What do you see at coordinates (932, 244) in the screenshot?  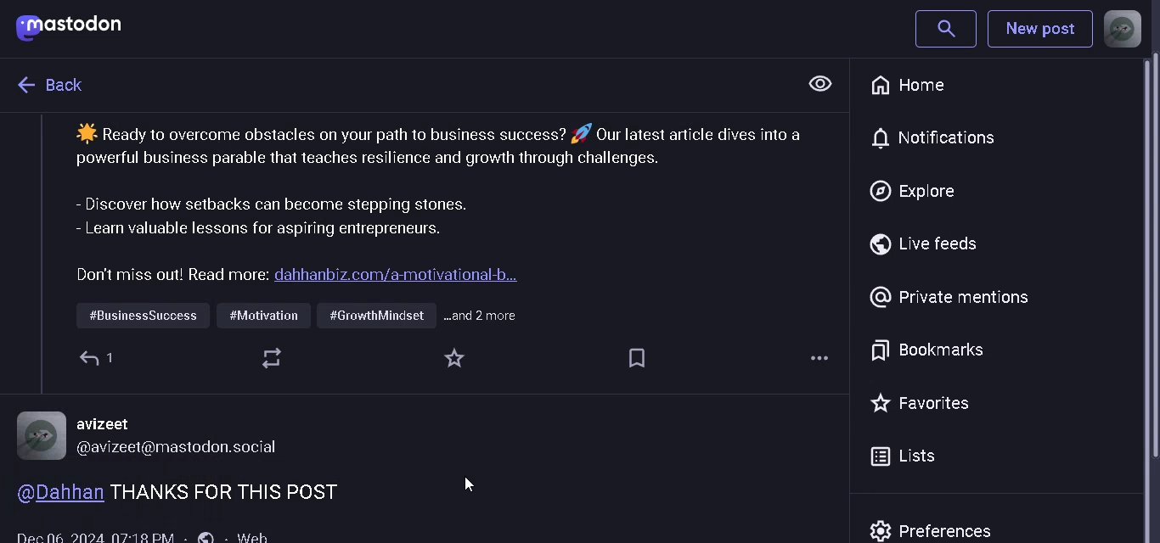 I see `live feeds` at bounding box center [932, 244].